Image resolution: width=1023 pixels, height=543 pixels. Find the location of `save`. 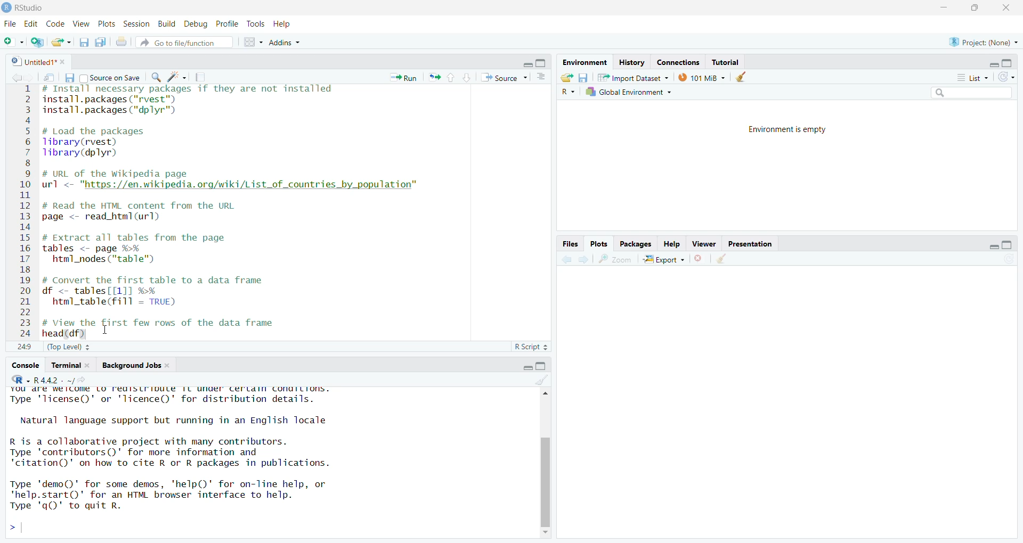

save is located at coordinates (583, 78).